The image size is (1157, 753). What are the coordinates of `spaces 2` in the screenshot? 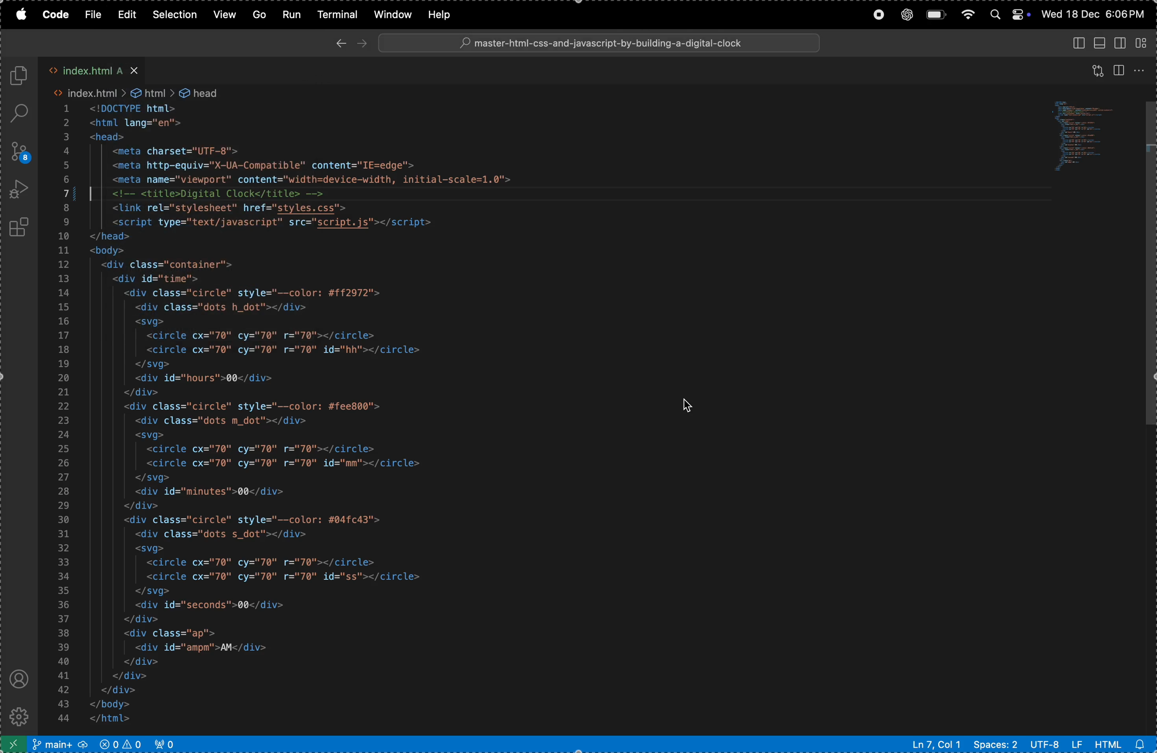 It's located at (995, 744).